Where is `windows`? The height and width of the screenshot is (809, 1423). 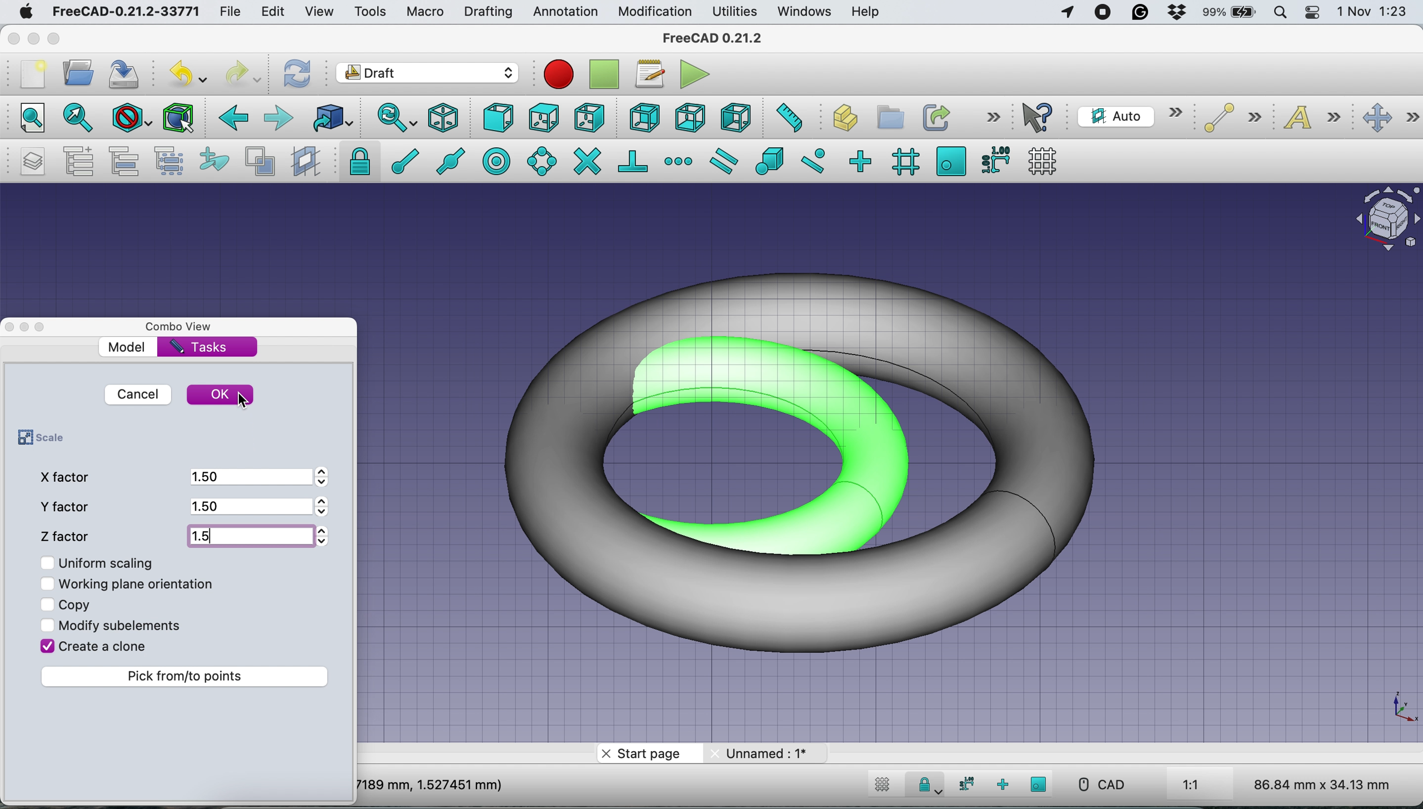
windows is located at coordinates (807, 12).